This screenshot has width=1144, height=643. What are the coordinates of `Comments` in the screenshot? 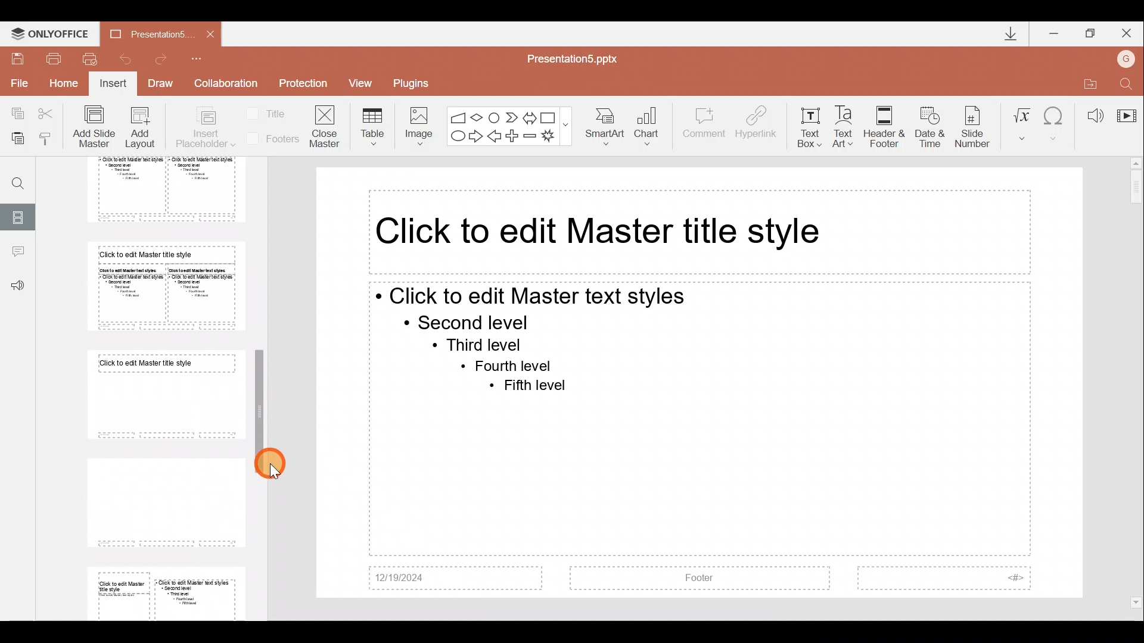 It's located at (17, 253).